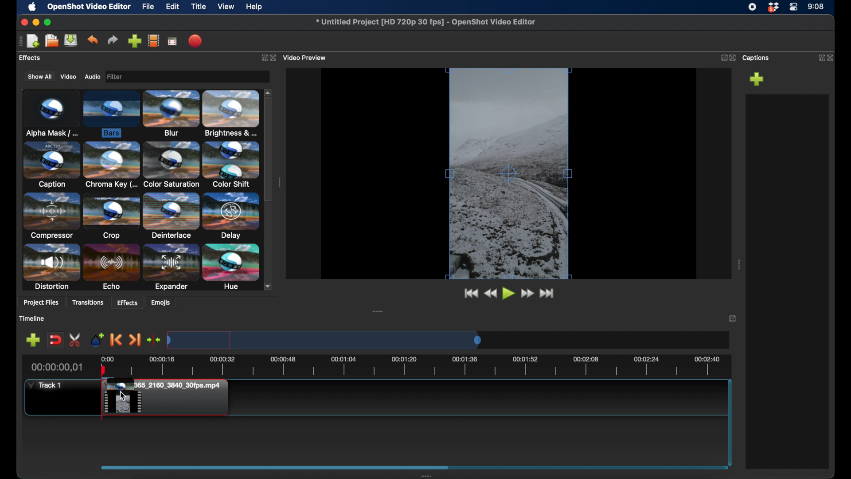 The width and height of the screenshot is (851, 479). Describe the element at coordinates (507, 174) in the screenshot. I see `video preview` at that location.